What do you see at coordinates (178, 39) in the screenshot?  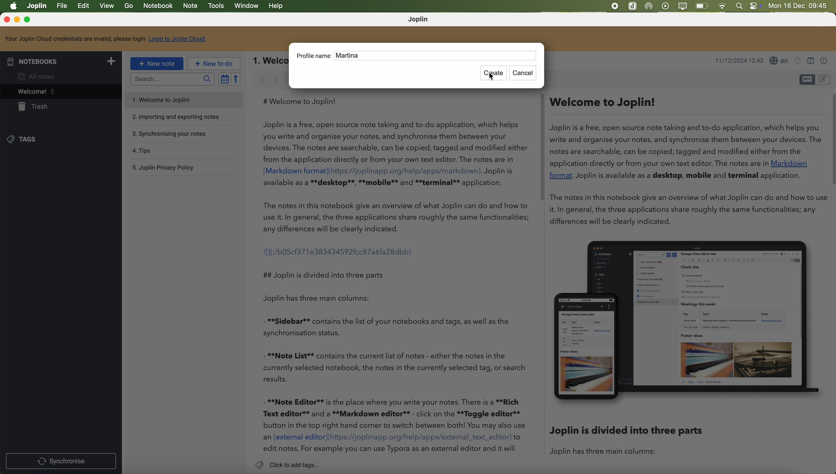 I see `Login to Joplin Cloud.` at bounding box center [178, 39].